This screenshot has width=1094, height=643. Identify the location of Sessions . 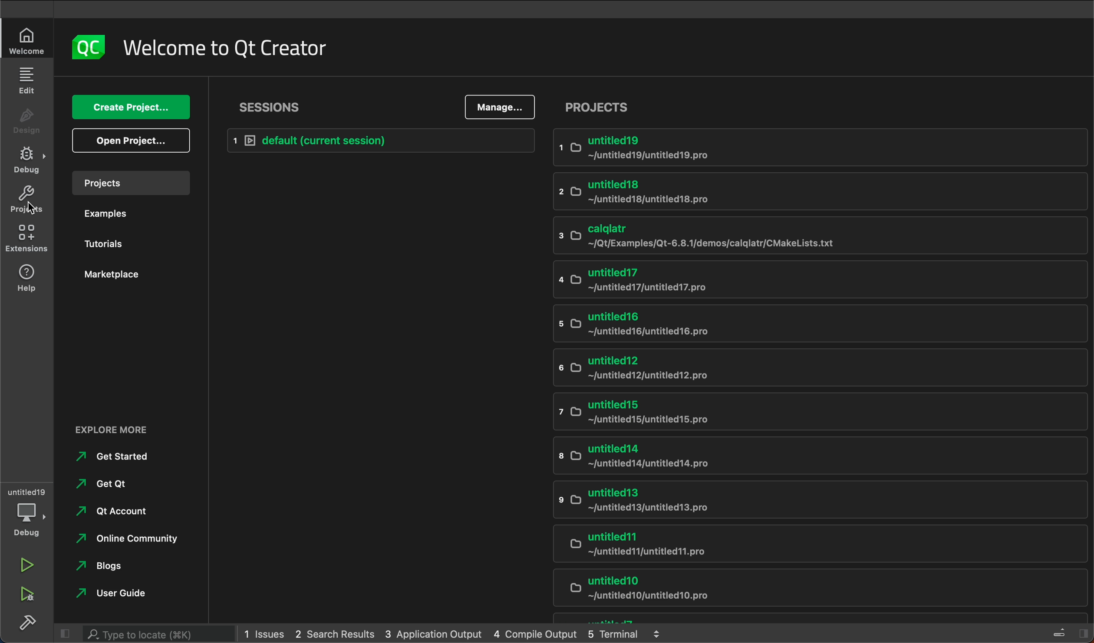
(277, 107).